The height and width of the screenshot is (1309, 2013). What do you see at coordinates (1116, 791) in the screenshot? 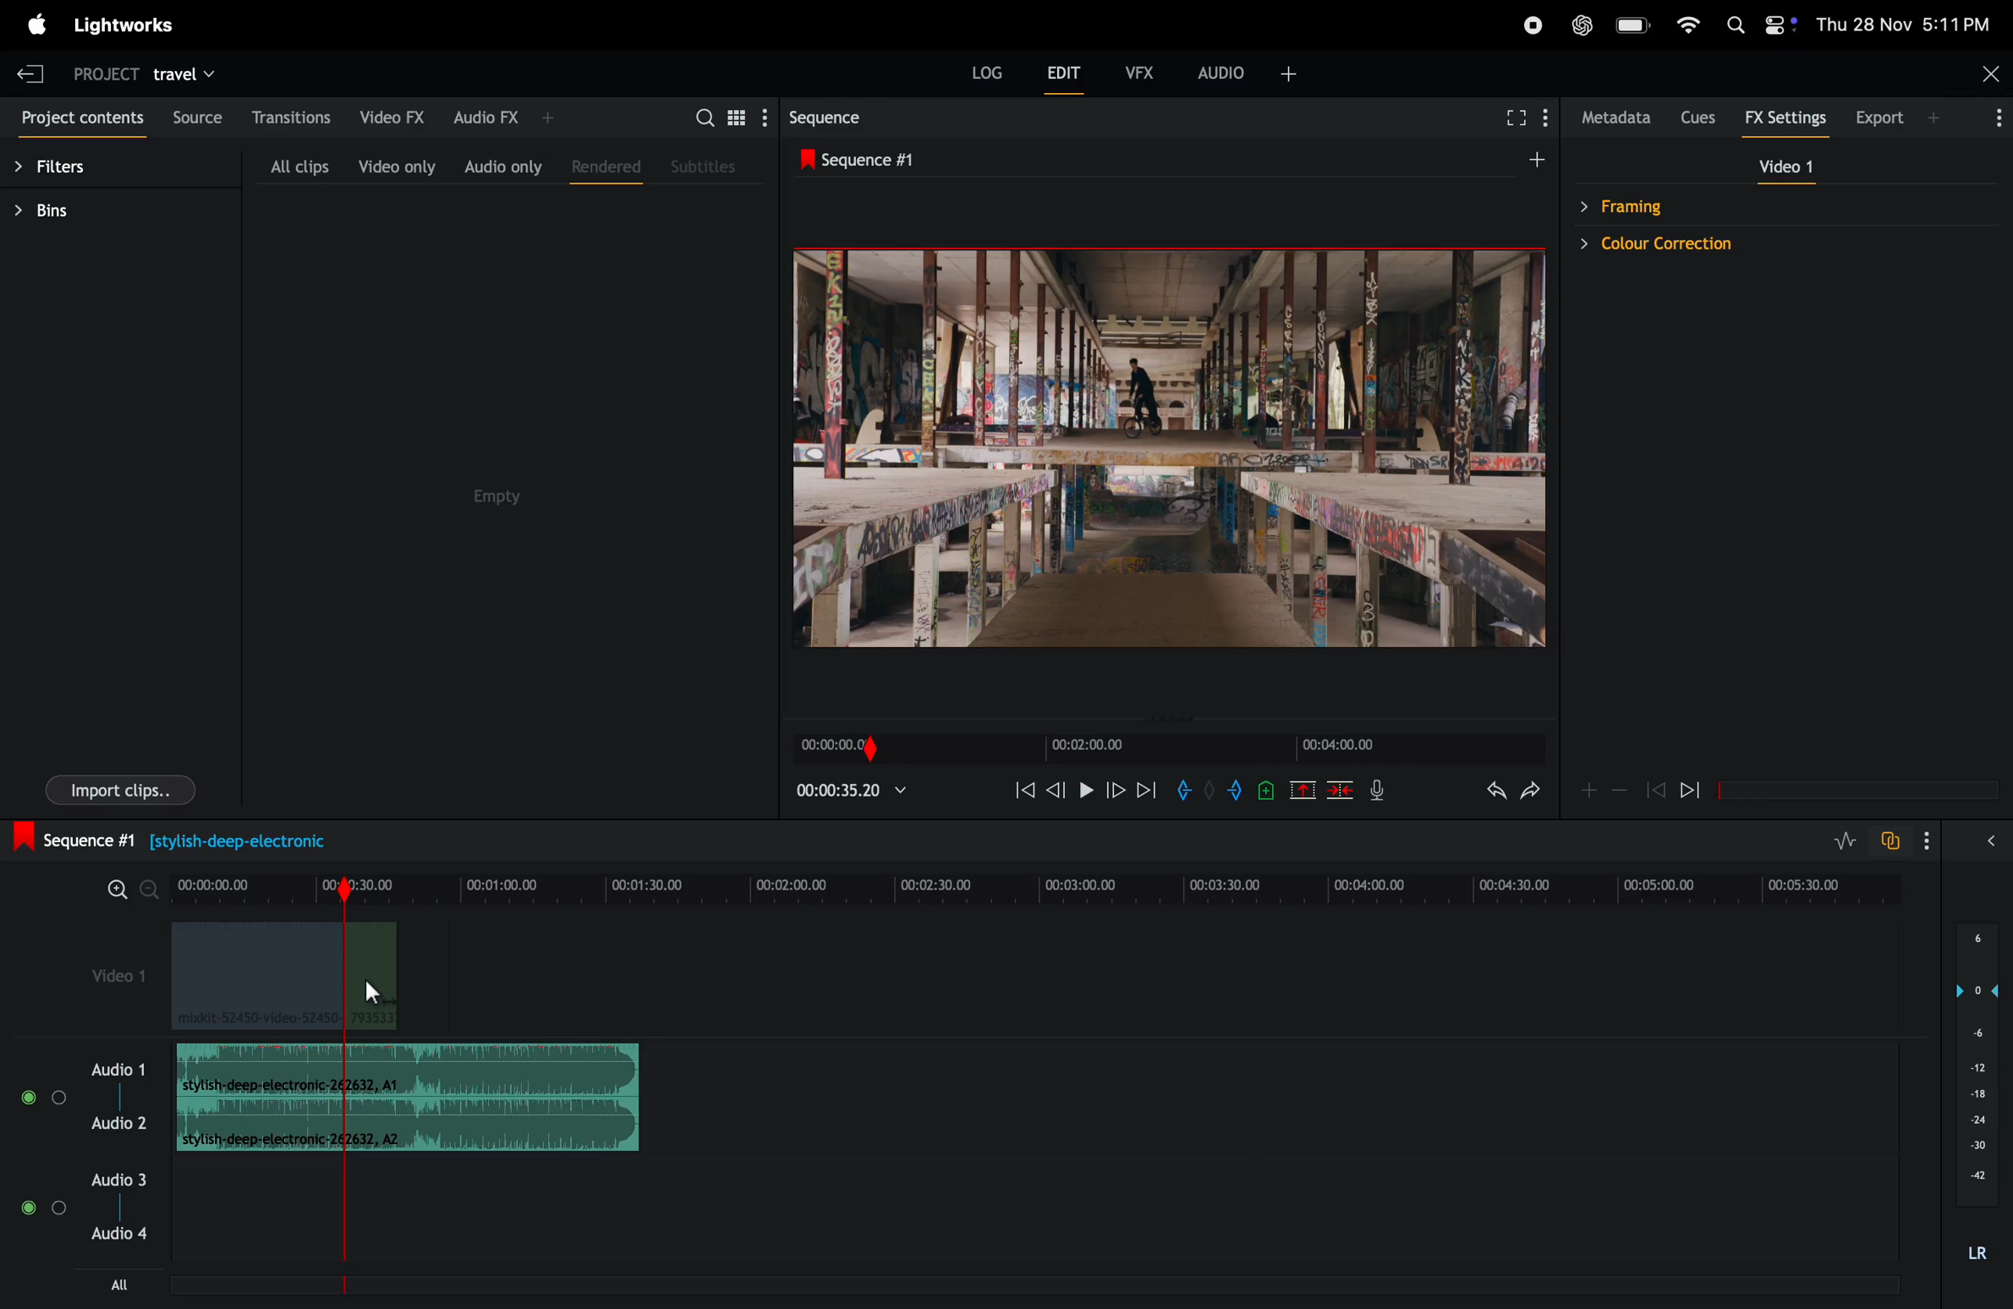
I see `next frame` at bounding box center [1116, 791].